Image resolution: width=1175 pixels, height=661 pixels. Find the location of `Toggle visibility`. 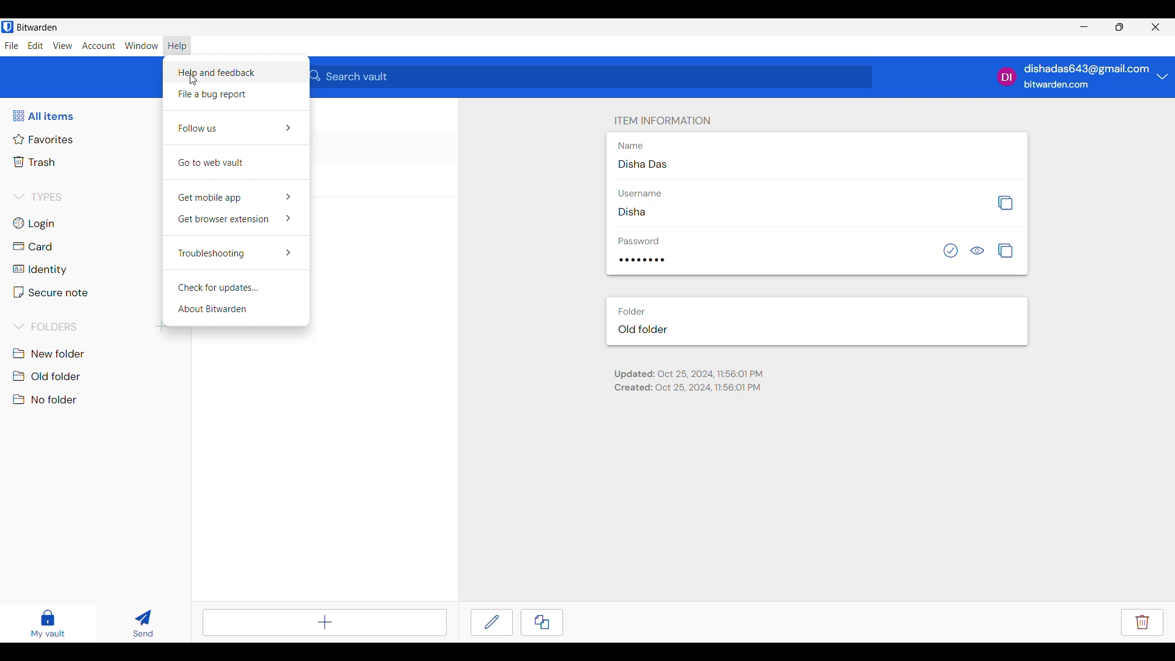

Toggle visibility is located at coordinates (977, 250).